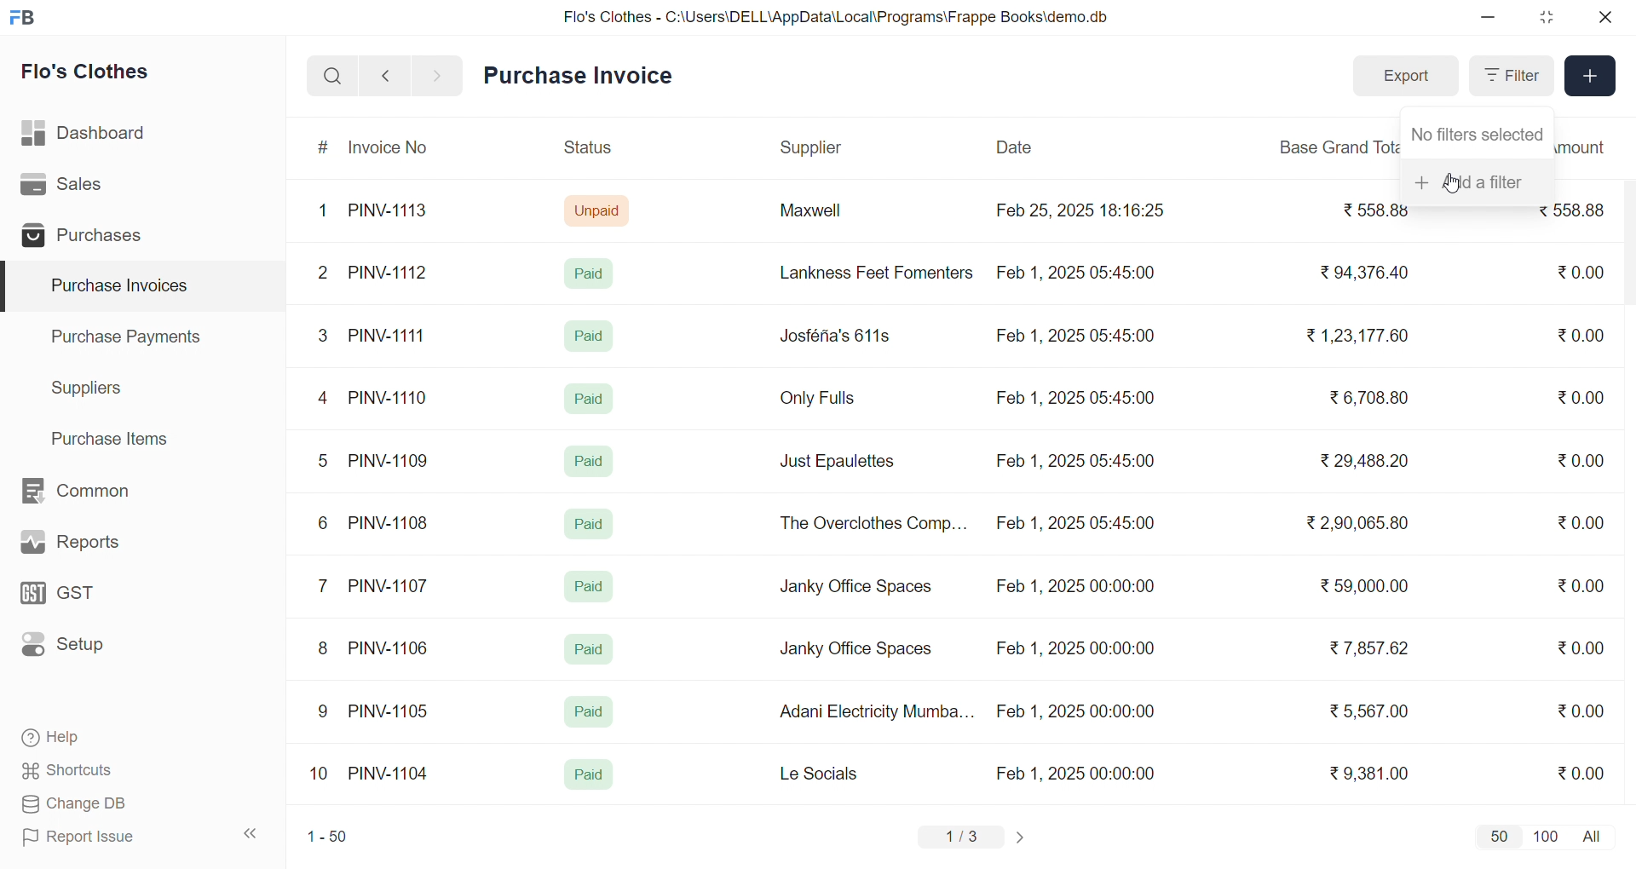 The width and height of the screenshot is (1636, 869). I want to click on PINV-1105, so click(392, 711).